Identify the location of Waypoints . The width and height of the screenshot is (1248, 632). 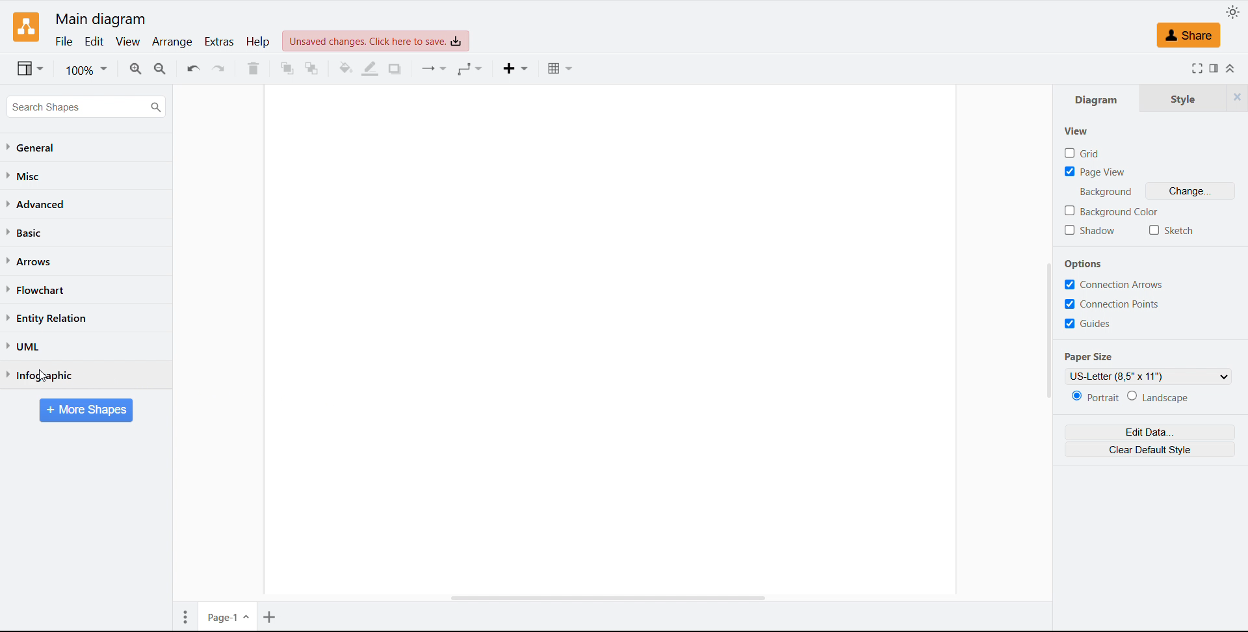
(472, 69).